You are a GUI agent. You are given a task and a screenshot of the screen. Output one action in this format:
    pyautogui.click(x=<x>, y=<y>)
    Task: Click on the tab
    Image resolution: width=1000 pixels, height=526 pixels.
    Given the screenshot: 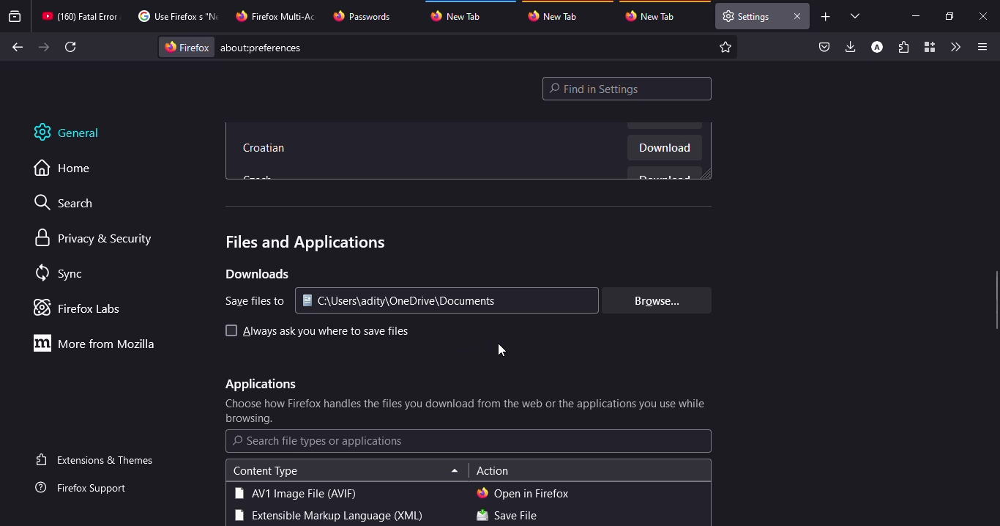 What is the action you would take?
    pyautogui.click(x=654, y=16)
    